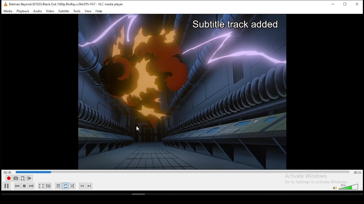 The image size is (364, 204). What do you see at coordinates (349, 186) in the screenshot?
I see `volume` at bounding box center [349, 186].